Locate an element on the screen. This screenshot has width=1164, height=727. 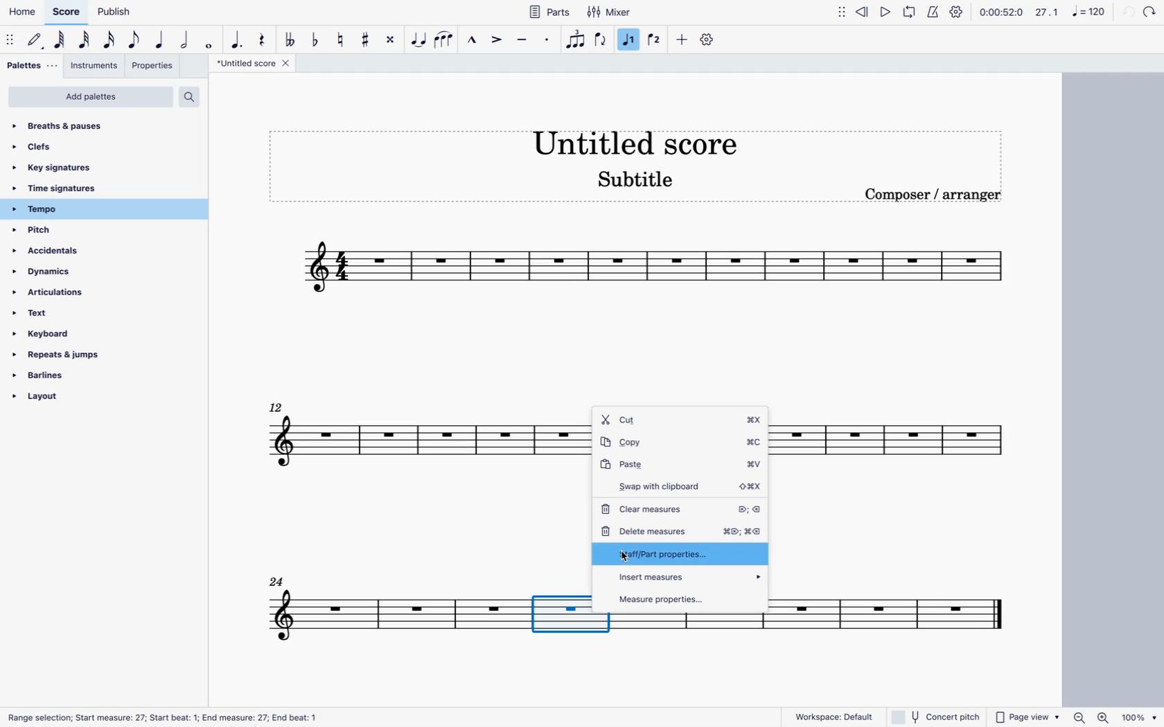
12 is located at coordinates (277, 409).